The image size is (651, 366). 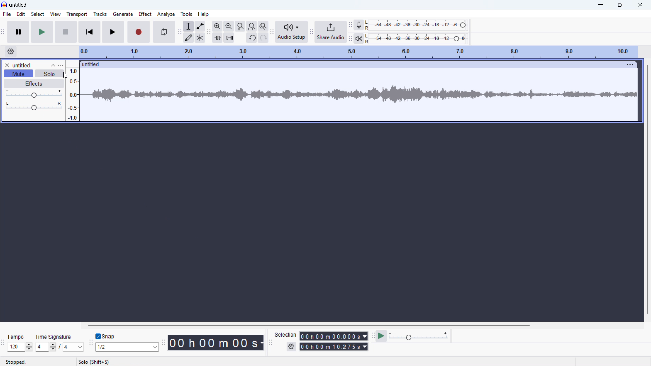 What do you see at coordinates (334, 336) in the screenshot?
I see `start time` at bounding box center [334, 336].